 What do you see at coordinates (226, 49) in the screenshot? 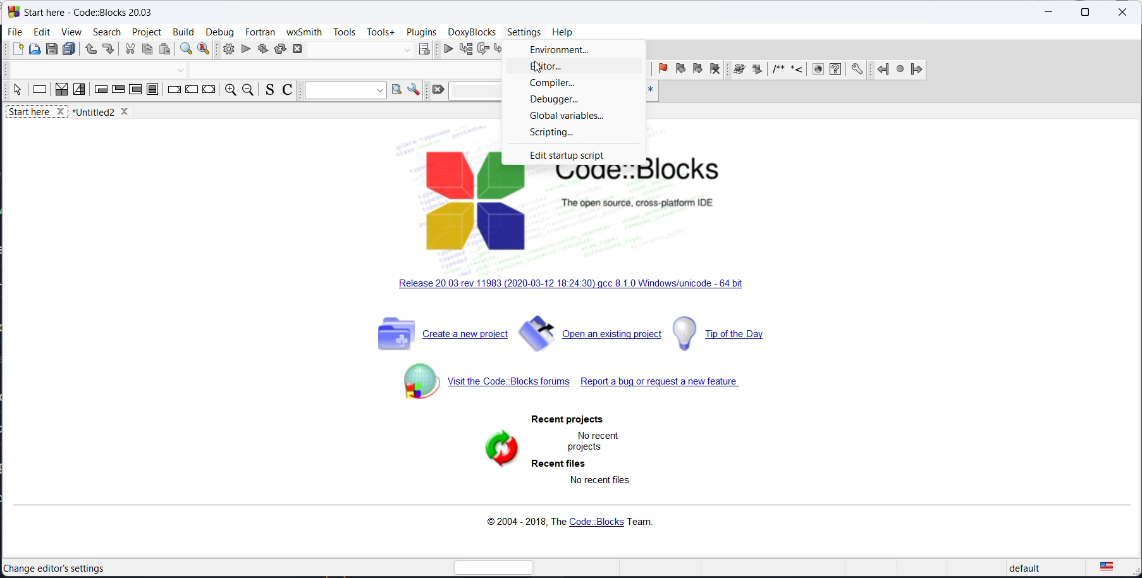
I see `build` at bounding box center [226, 49].